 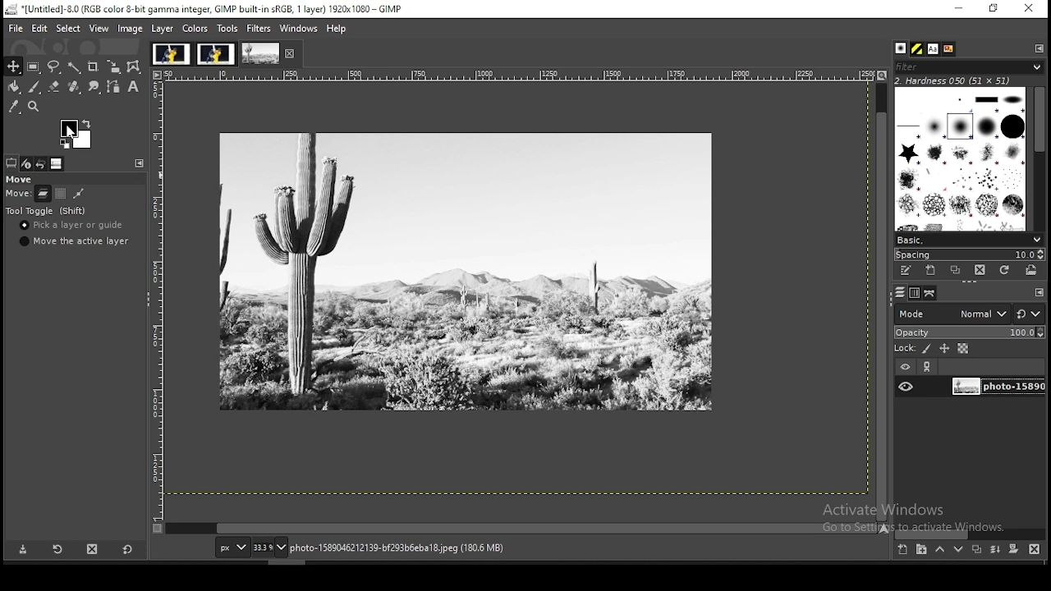 What do you see at coordinates (126, 549) in the screenshot?
I see `reset to defaults` at bounding box center [126, 549].